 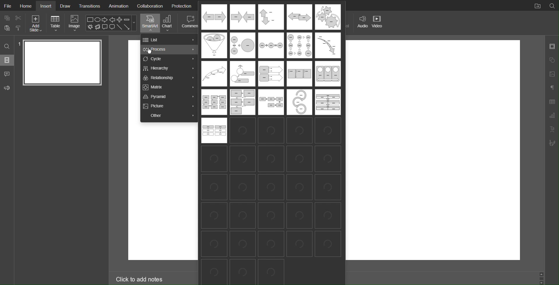 What do you see at coordinates (169, 40) in the screenshot?
I see `List` at bounding box center [169, 40].